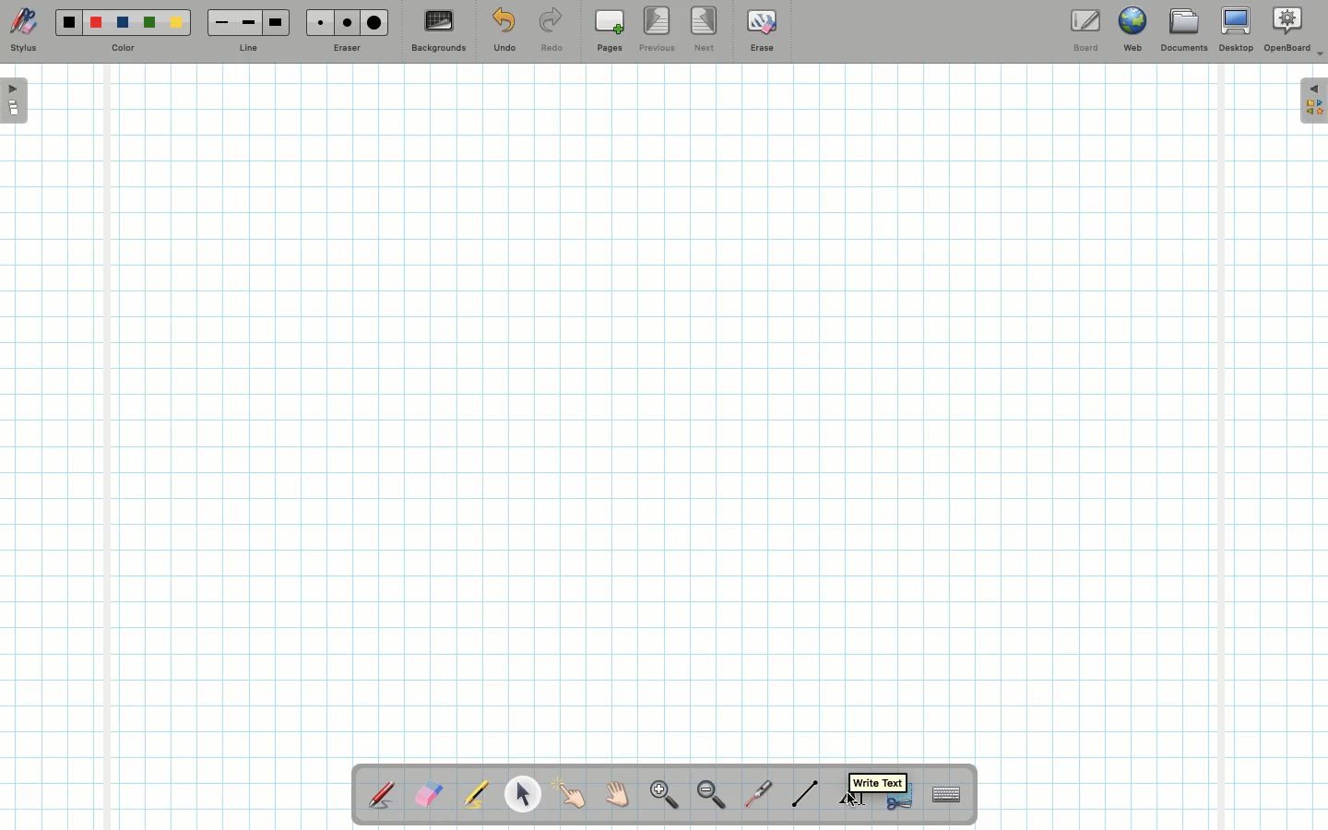 The height and width of the screenshot is (830, 1328). I want to click on Erase, so click(761, 30).